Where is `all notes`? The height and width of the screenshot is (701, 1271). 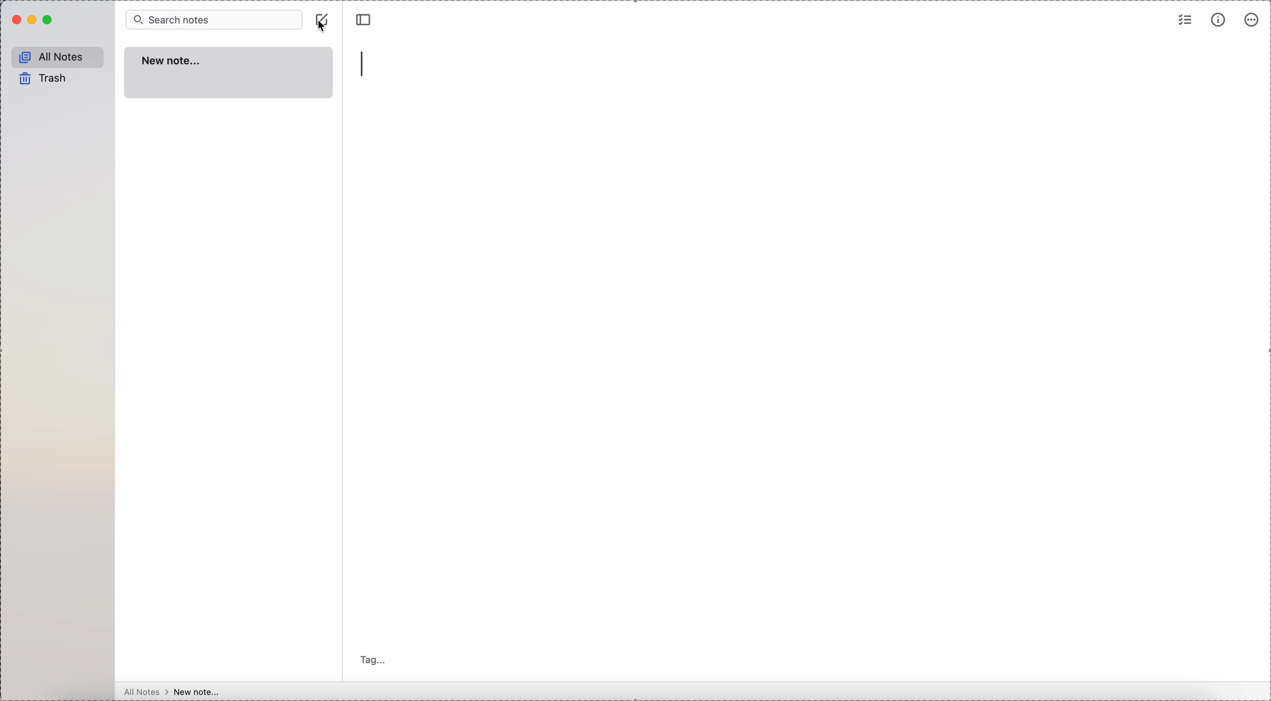
all notes is located at coordinates (57, 57).